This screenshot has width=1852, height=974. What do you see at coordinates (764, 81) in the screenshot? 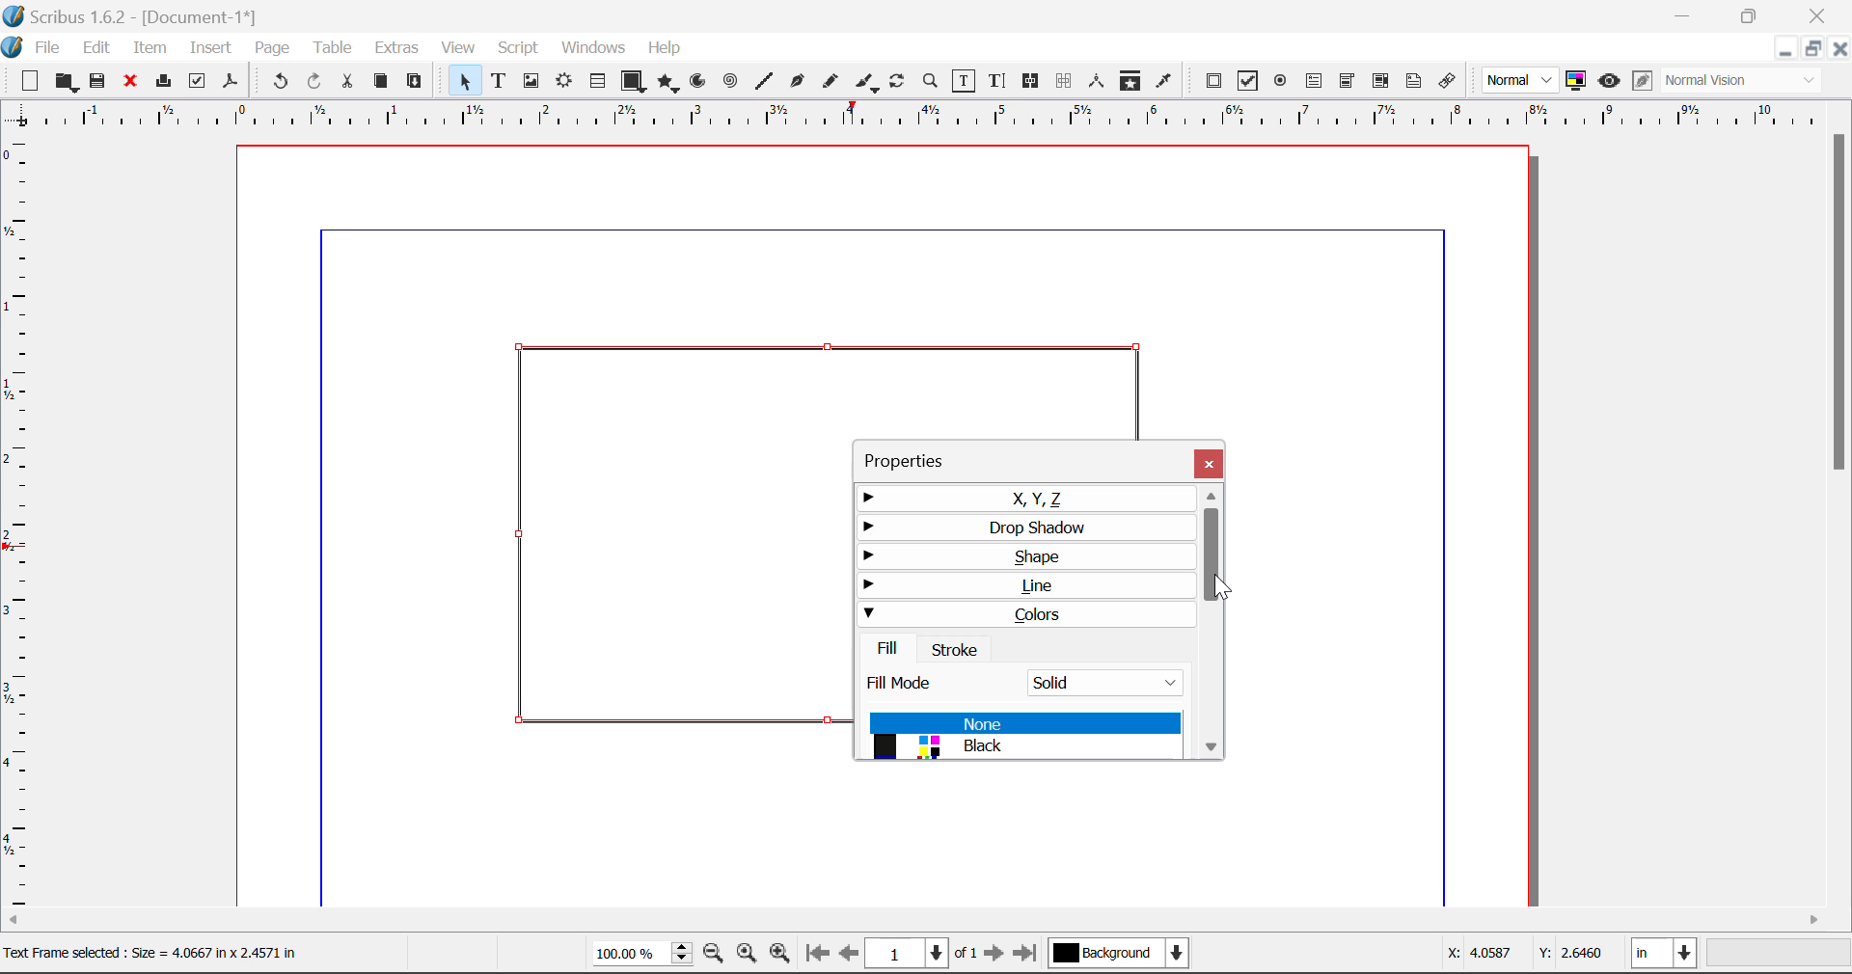
I see `Line` at bounding box center [764, 81].